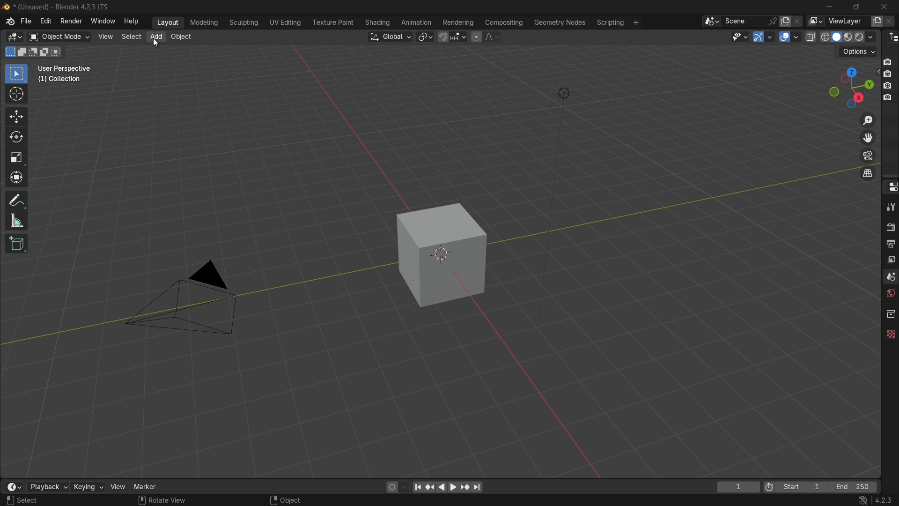 The width and height of the screenshot is (899, 506). I want to click on select, so click(131, 37).